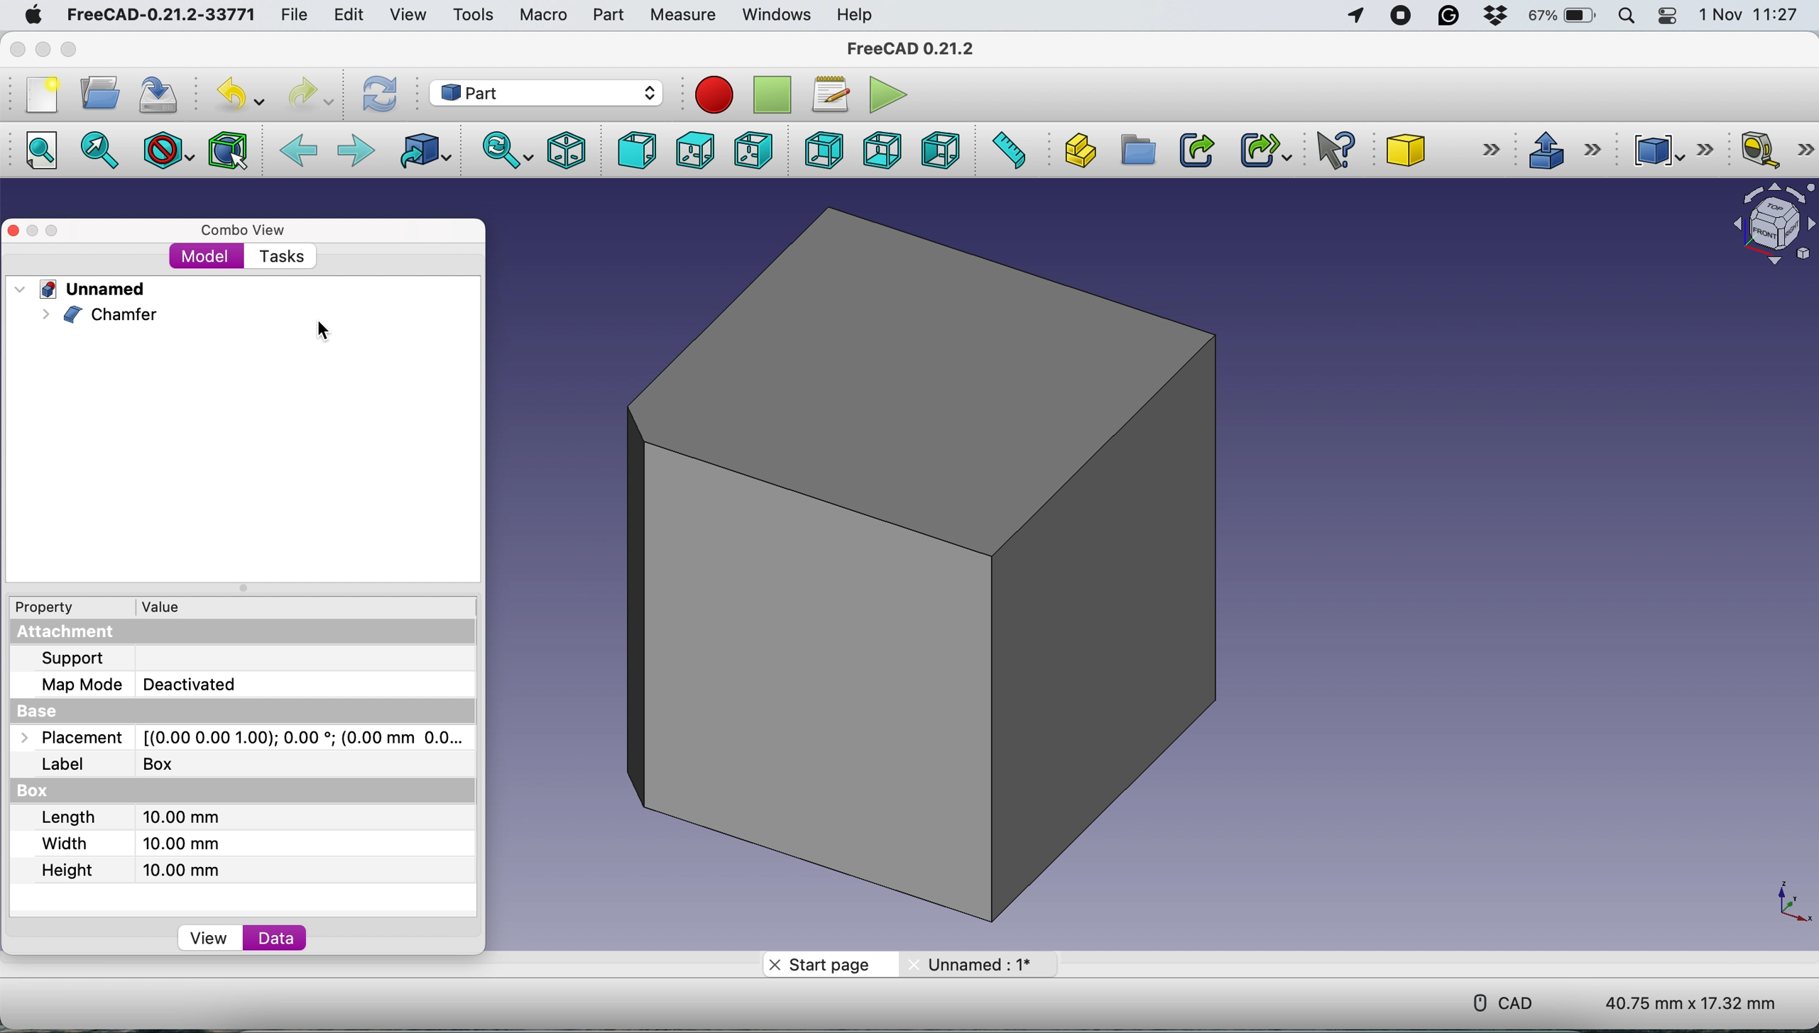 The image size is (1819, 1033). Describe the element at coordinates (20, 51) in the screenshot. I see `close` at that location.